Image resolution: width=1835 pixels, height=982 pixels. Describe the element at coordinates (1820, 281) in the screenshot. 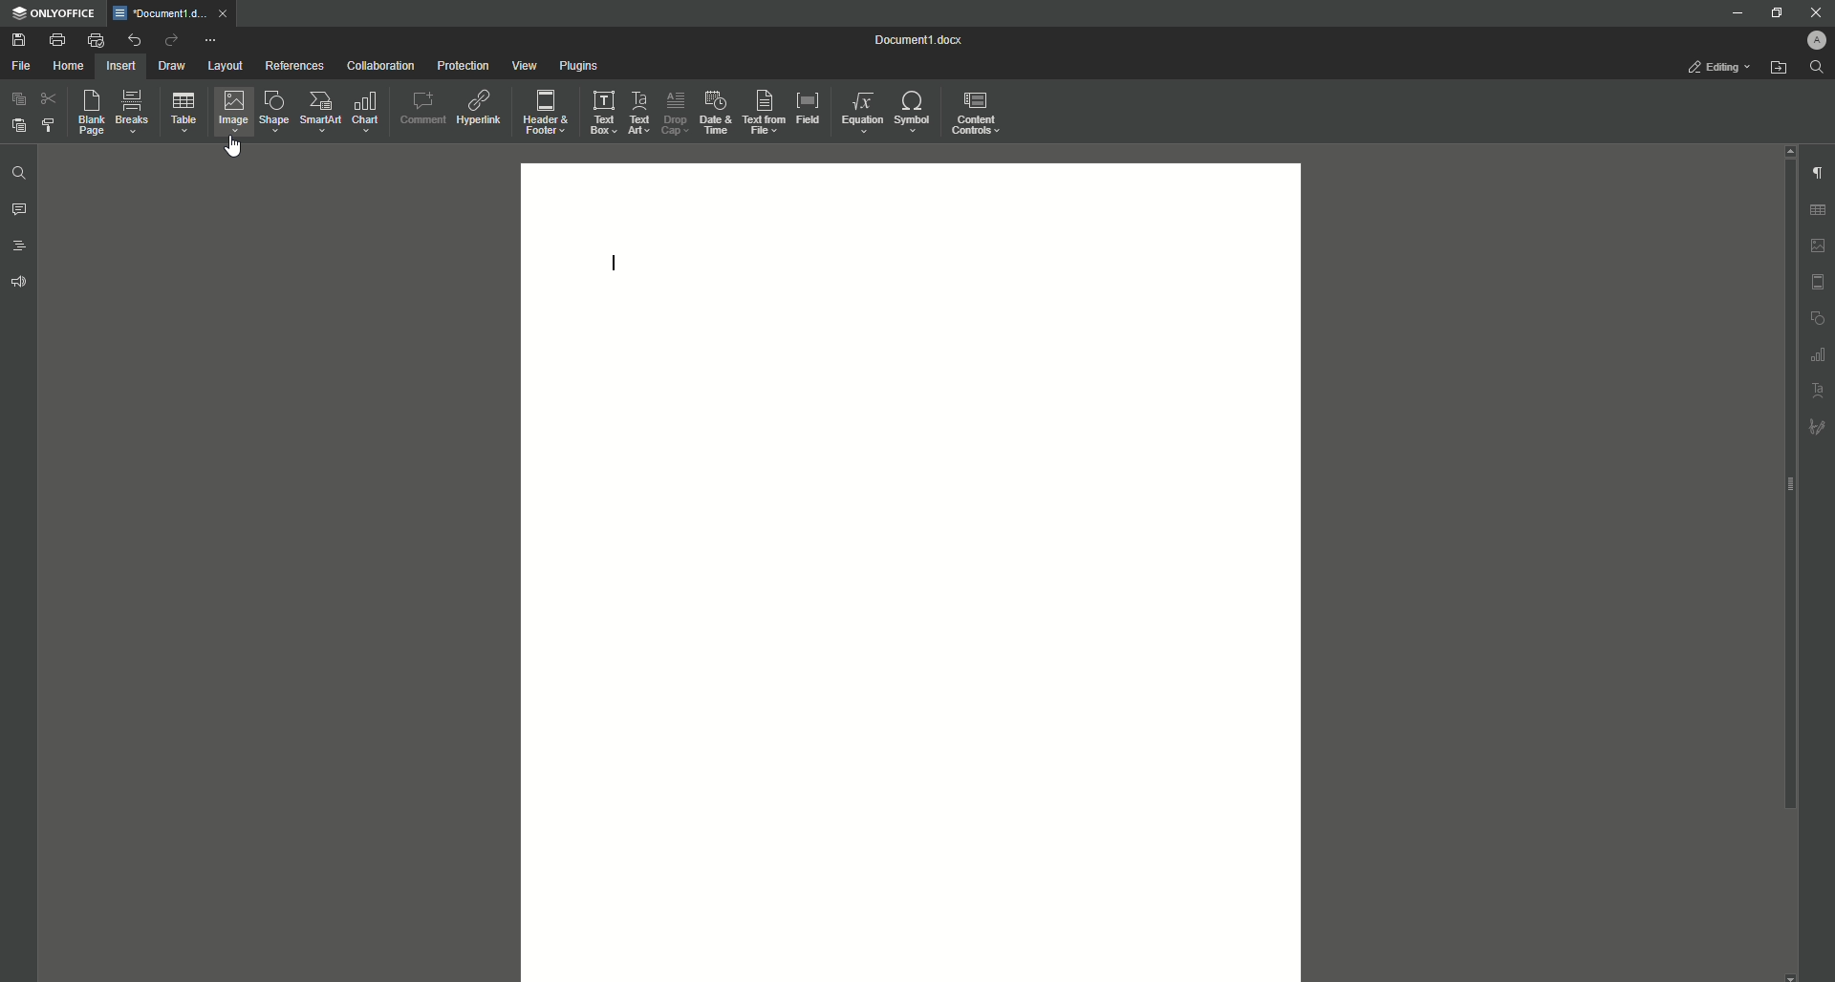

I see `Header/Footer` at that location.